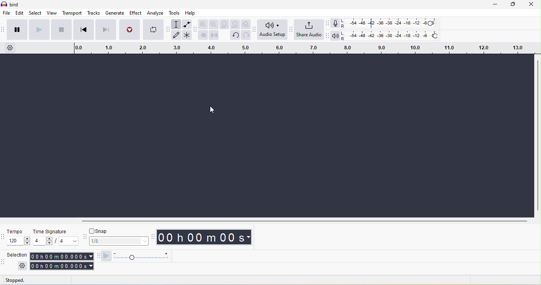 This screenshot has height=285, width=541. I want to click on stopped, so click(20, 280).